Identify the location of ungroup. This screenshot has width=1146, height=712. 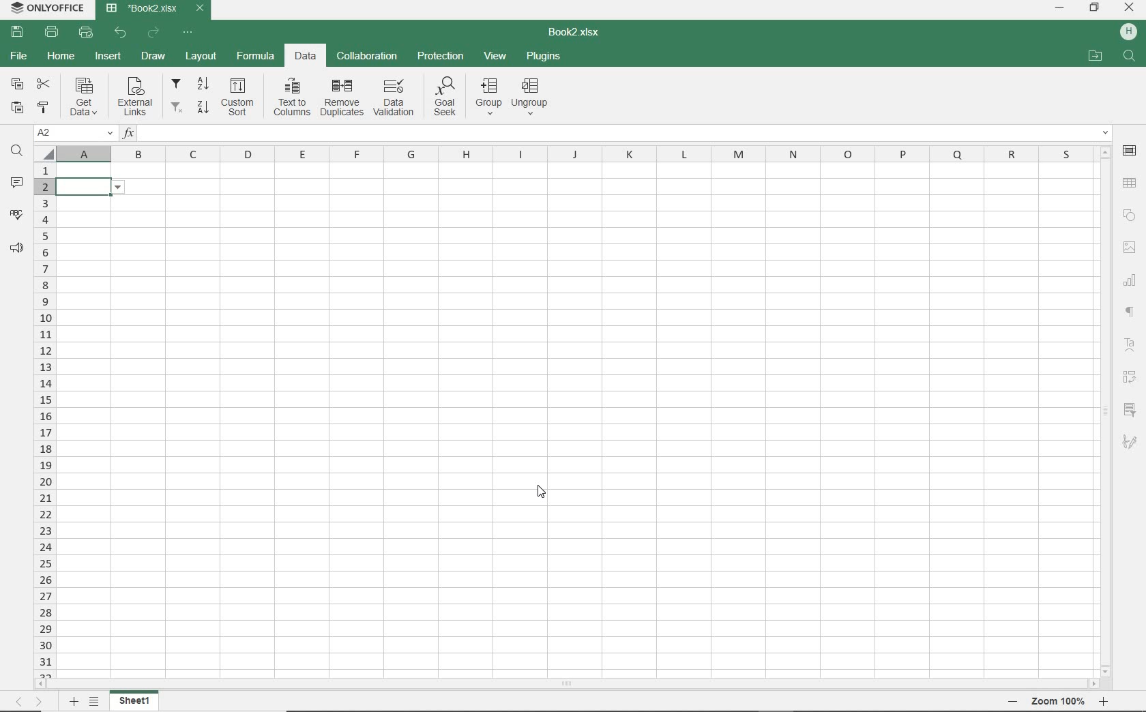
(529, 97).